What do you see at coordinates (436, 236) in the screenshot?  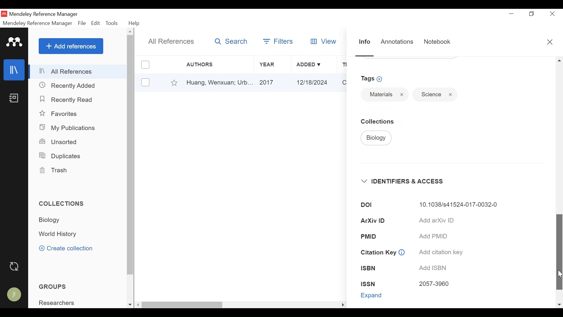 I see `Add PMID` at bounding box center [436, 236].